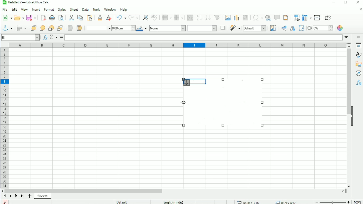 The image size is (363, 204). What do you see at coordinates (268, 18) in the screenshot?
I see `Insert hyperlink` at bounding box center [268, 18].